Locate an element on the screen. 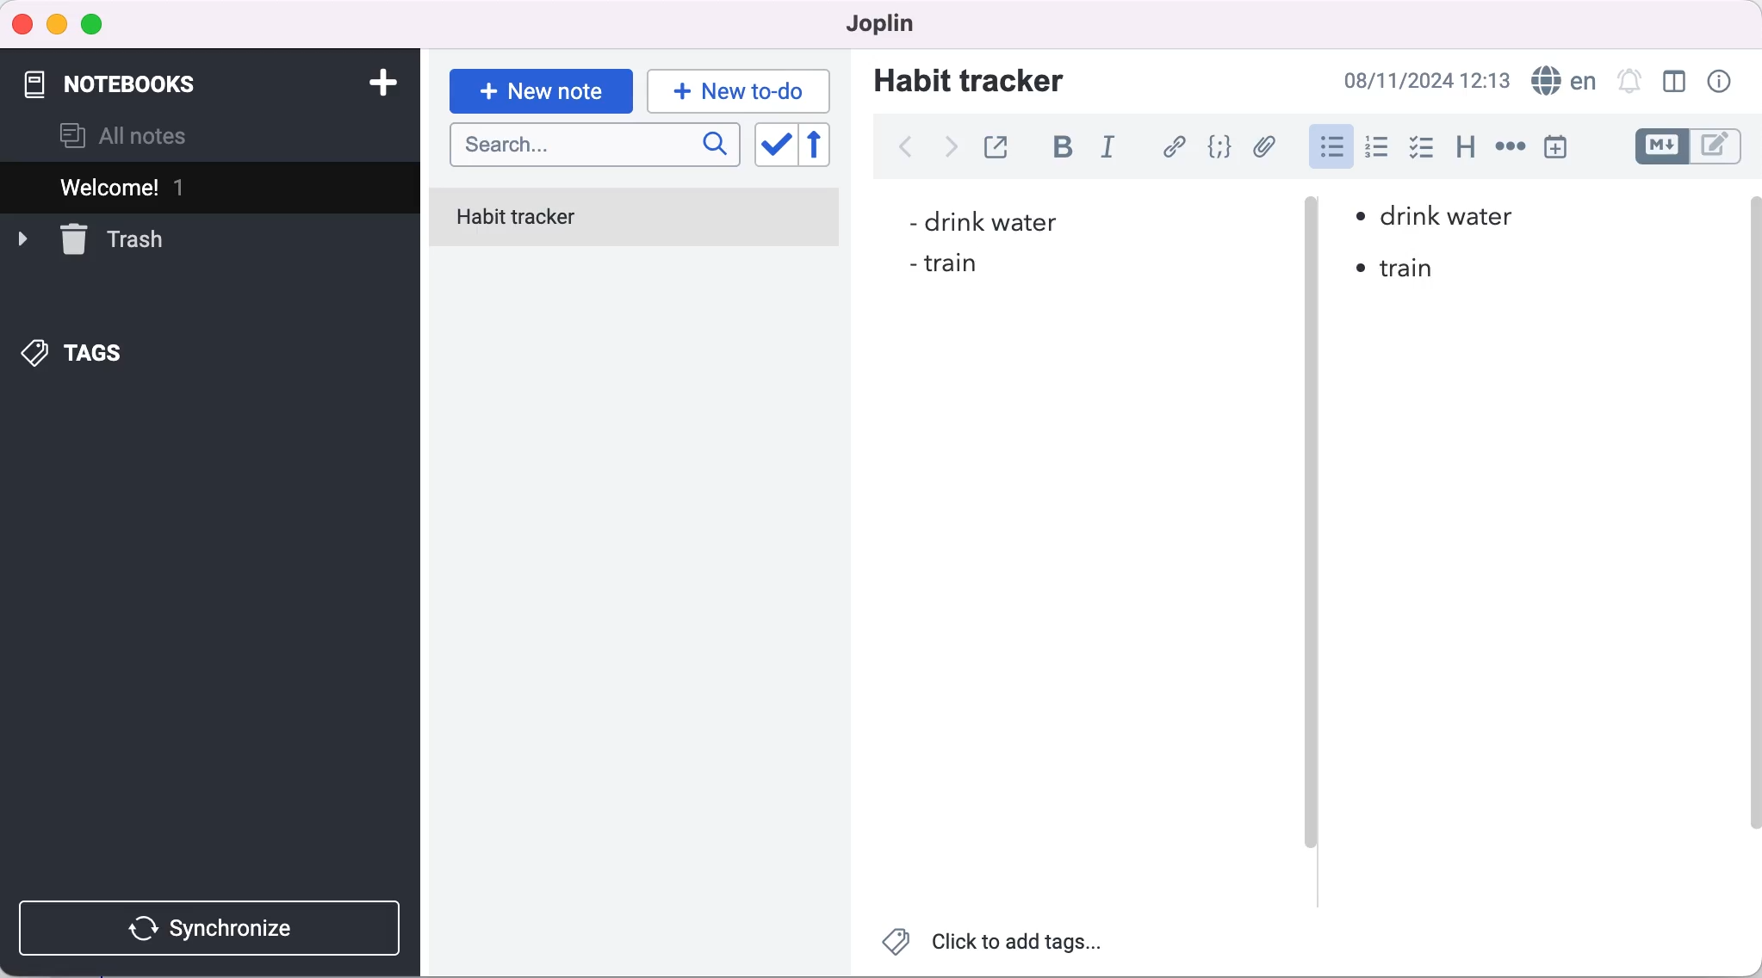 The height and width of the screenshot is (978, 1762). toggle external editing is located at coordinates (1001, 145).